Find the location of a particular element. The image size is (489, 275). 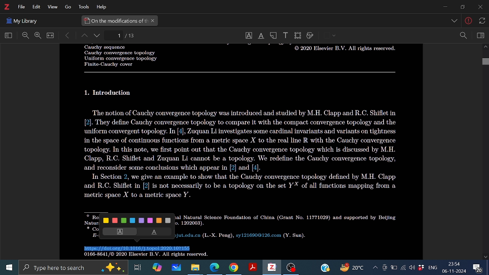

 is located at coordinates (481, 20).